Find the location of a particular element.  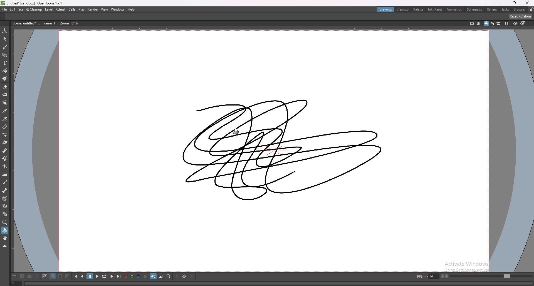

3d is located at coordinates (493, 23).